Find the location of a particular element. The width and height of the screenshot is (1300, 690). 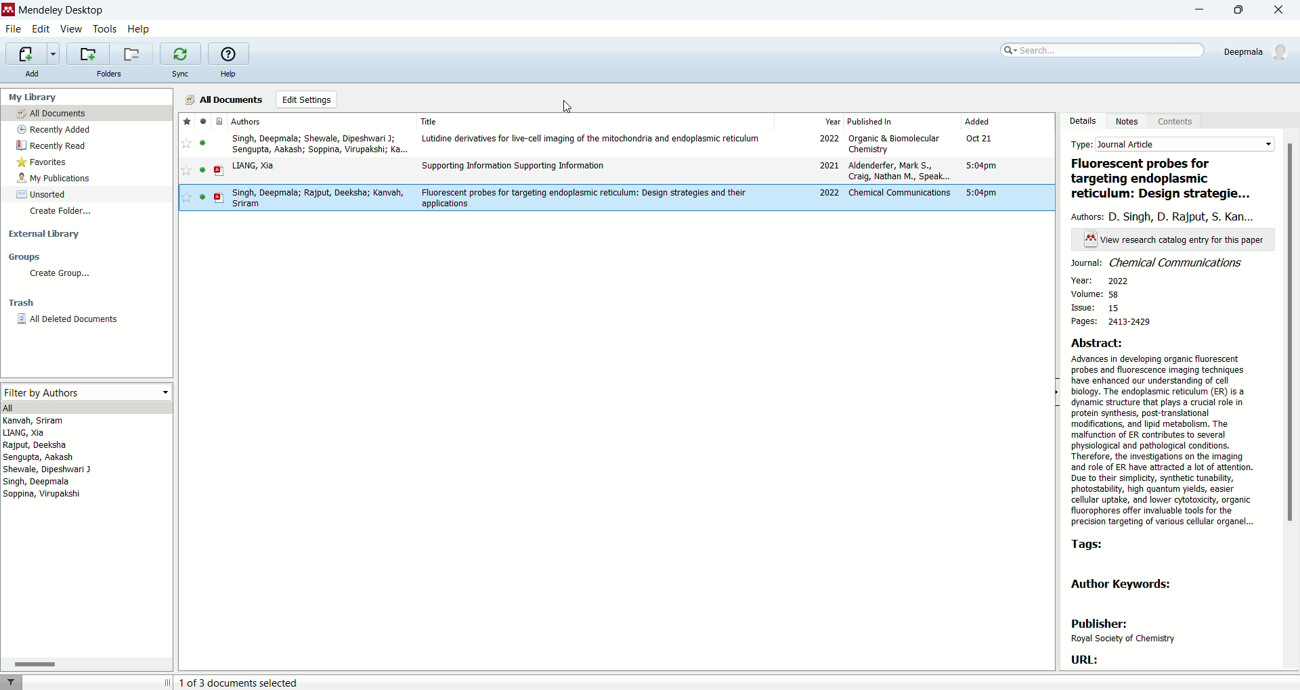

type is located at coordinates (1173, 145).